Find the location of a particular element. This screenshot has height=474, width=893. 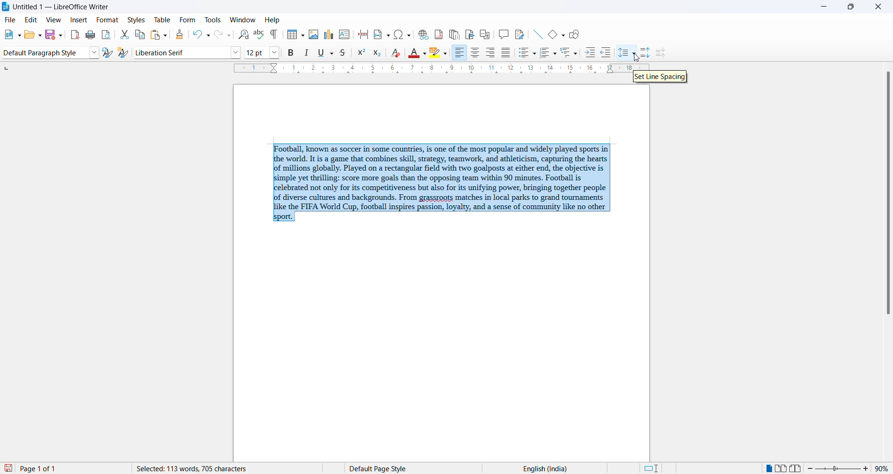

underline options is located at coordinates (331, 53).